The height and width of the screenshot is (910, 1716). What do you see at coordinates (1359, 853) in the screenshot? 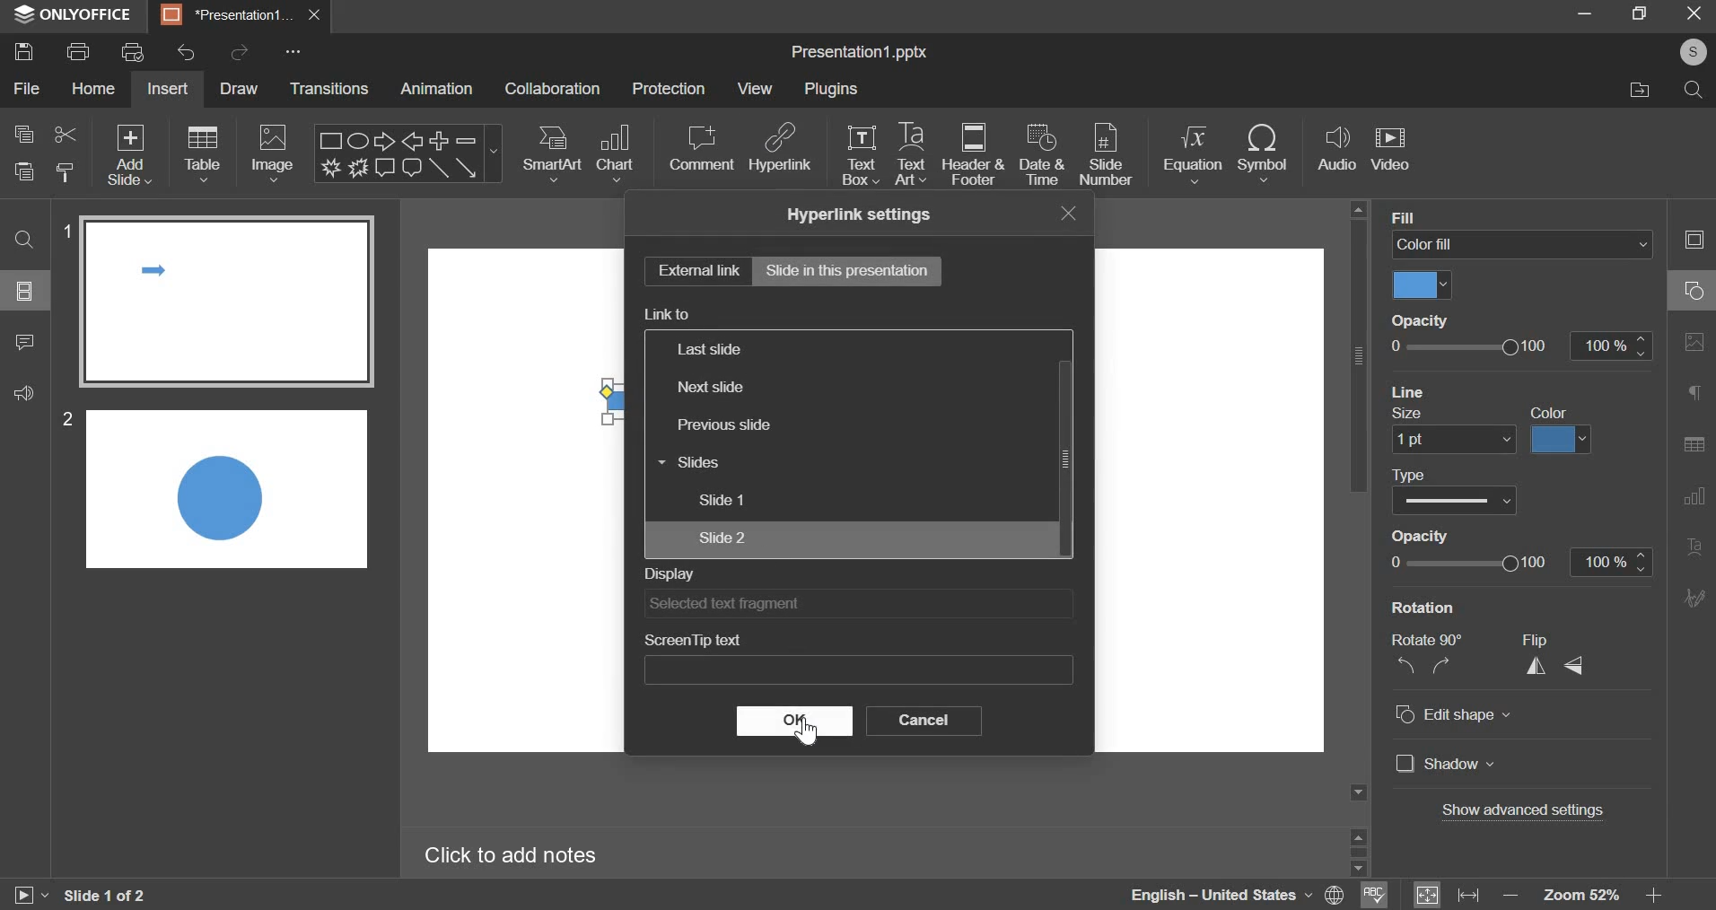
I see `scrollbar` at bounding box center [1359, 853].